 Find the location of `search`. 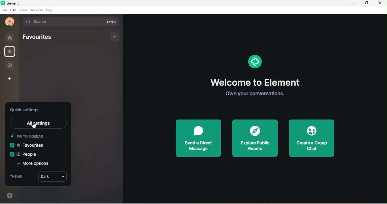

search is located at coordinates (72, 22).